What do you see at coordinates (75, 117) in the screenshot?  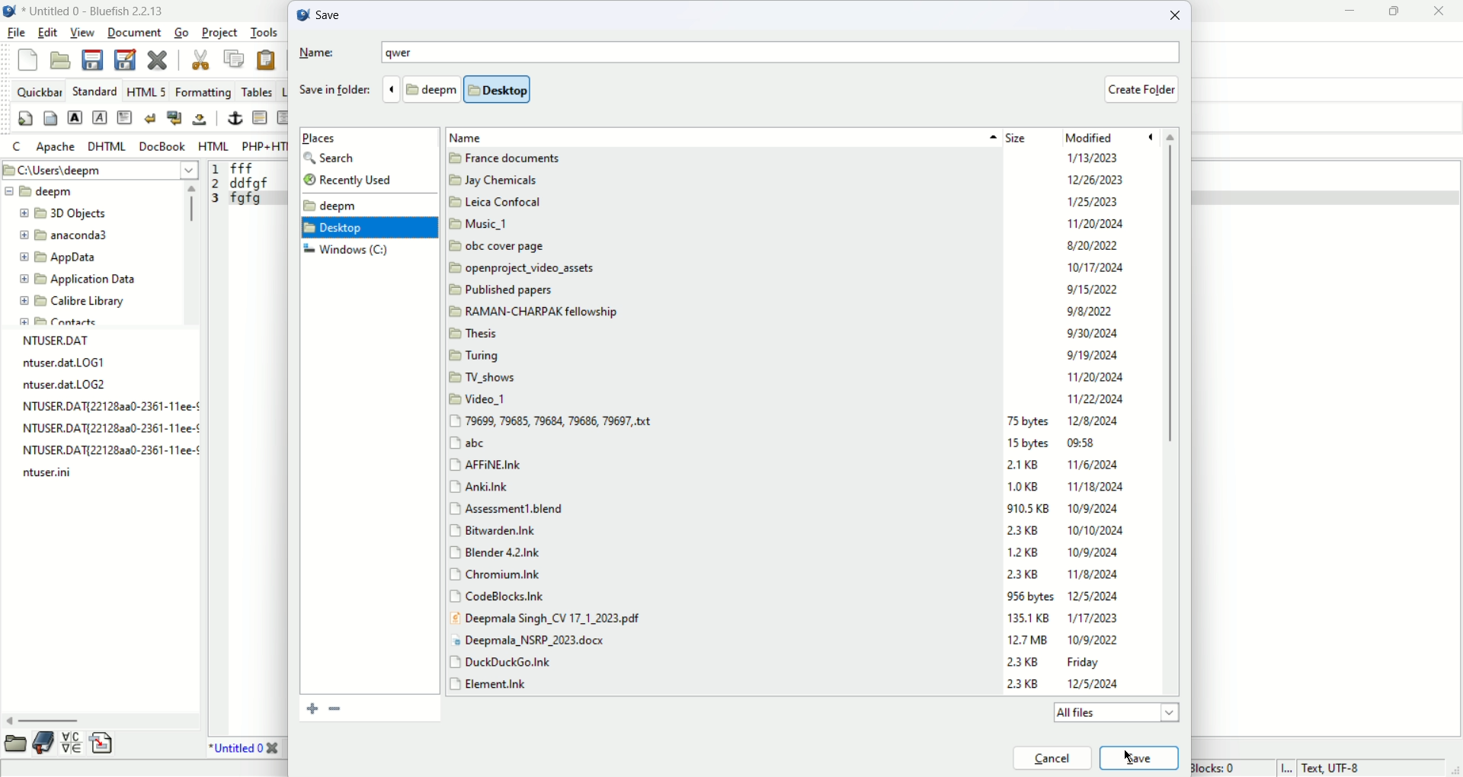 I see `strong` at bounding box center [75, 117].